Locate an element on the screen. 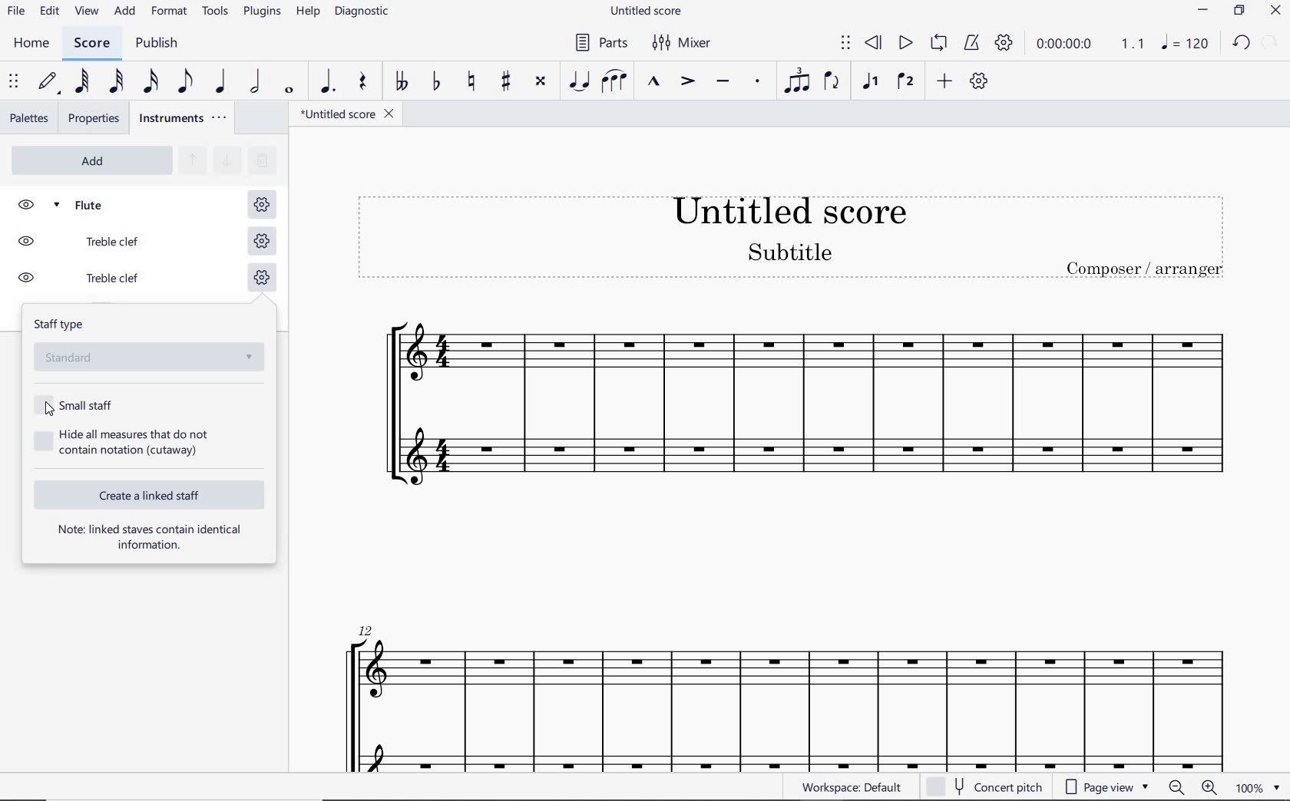  properties is located at coordinates (93, 118).